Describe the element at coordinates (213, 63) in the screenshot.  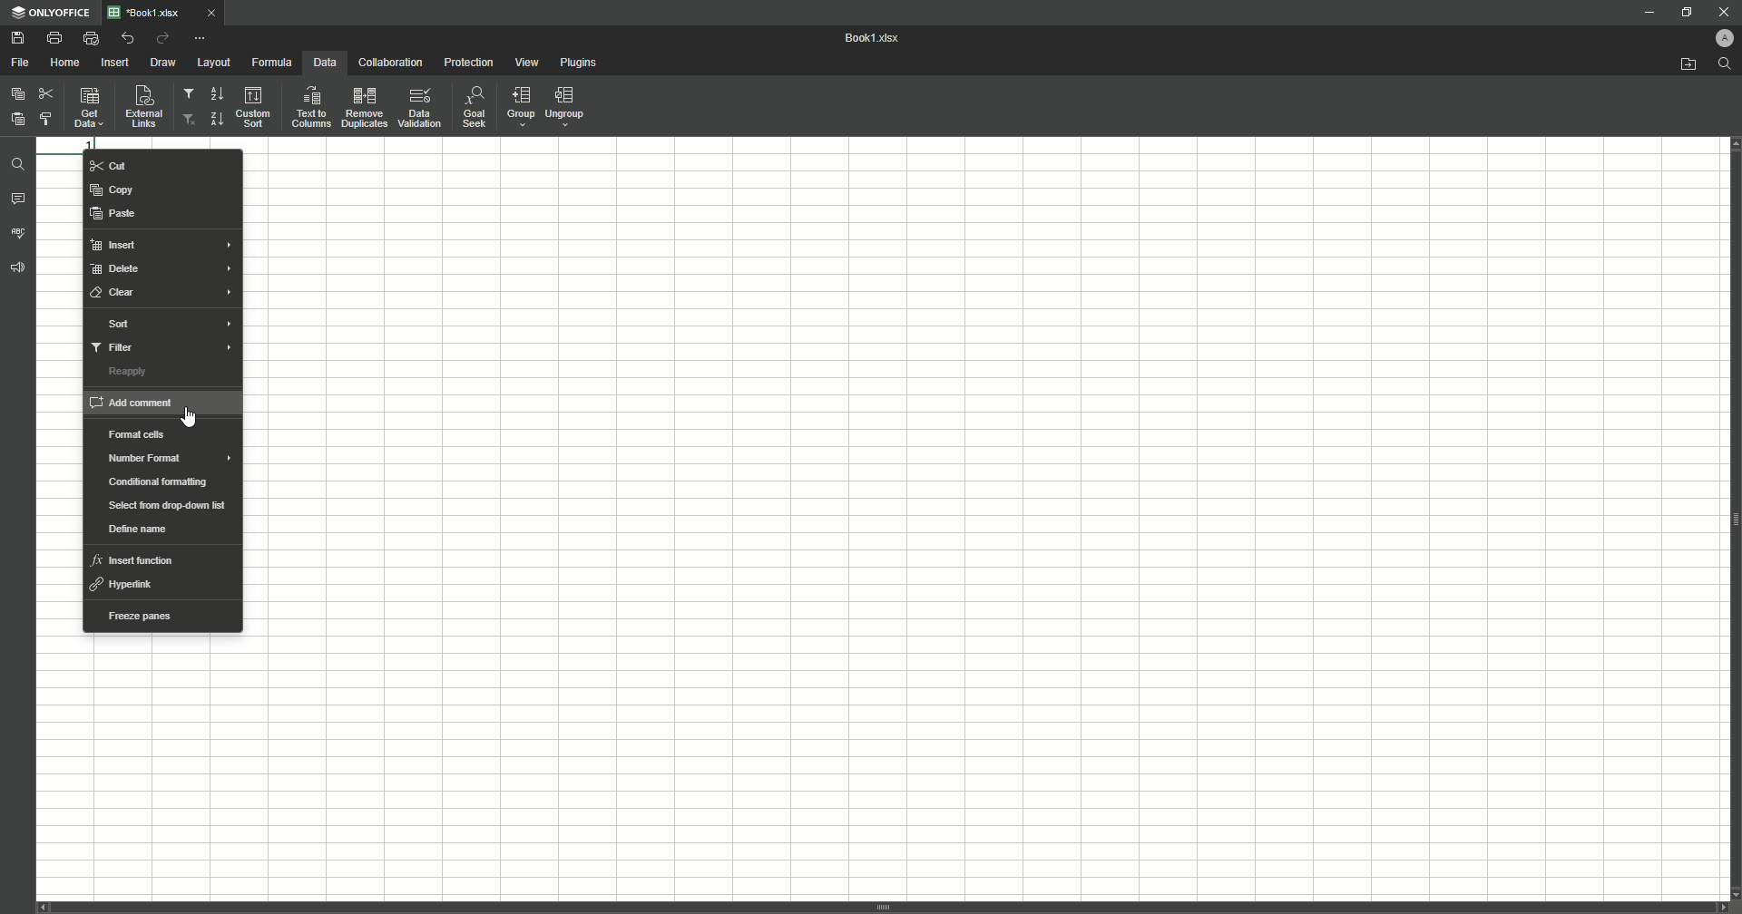
I see `Layout` at that location.